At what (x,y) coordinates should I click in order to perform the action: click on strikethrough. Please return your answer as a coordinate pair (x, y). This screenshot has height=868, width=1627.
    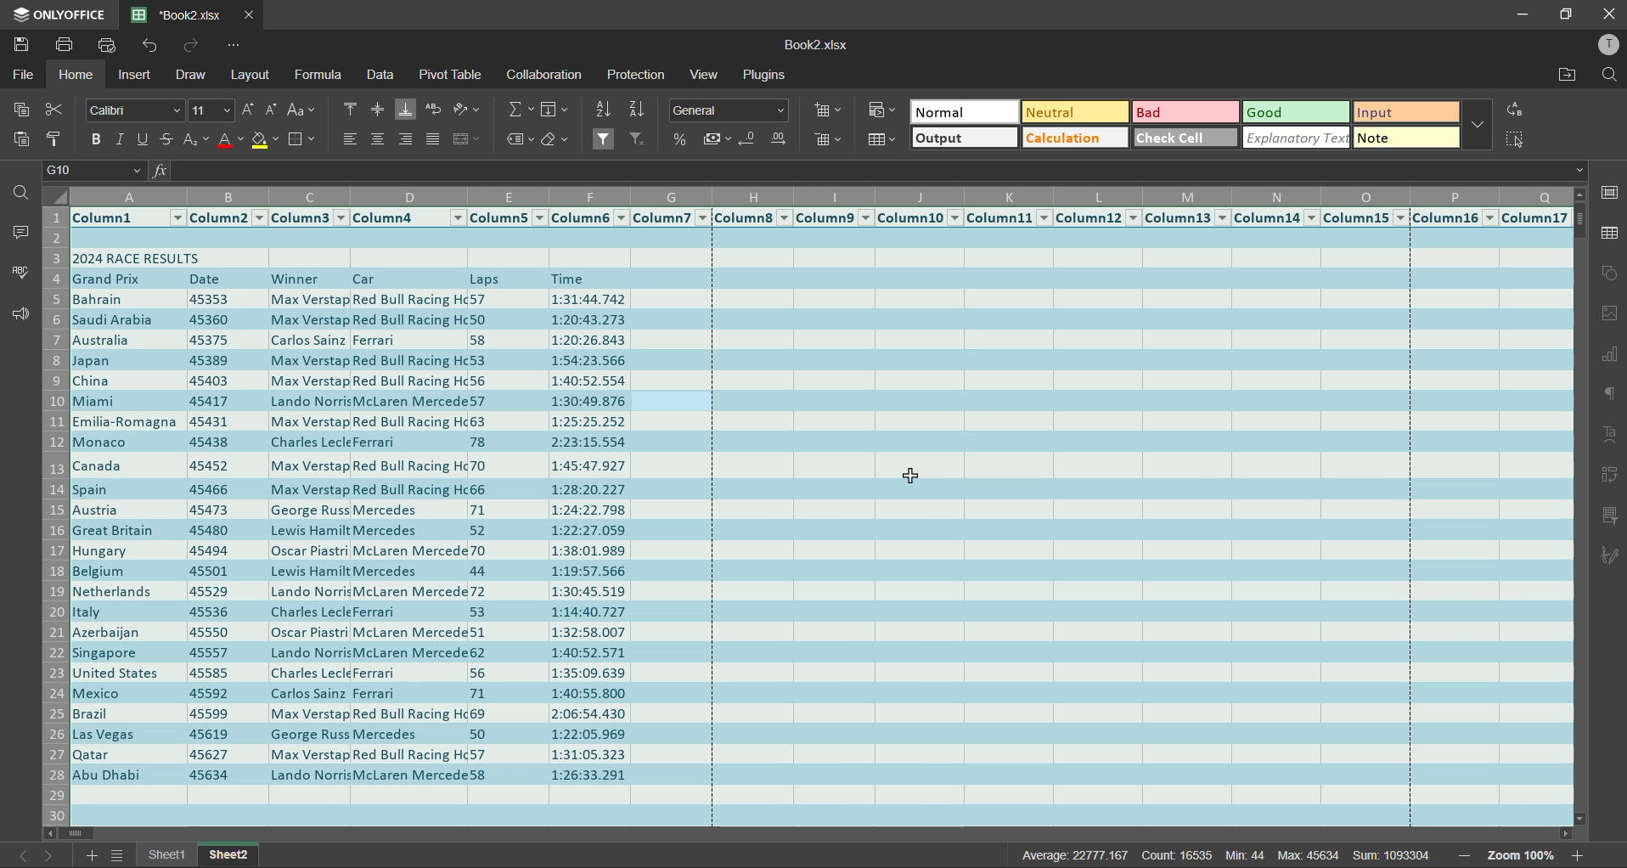
    Looking at the image, I should click on (167, 141).